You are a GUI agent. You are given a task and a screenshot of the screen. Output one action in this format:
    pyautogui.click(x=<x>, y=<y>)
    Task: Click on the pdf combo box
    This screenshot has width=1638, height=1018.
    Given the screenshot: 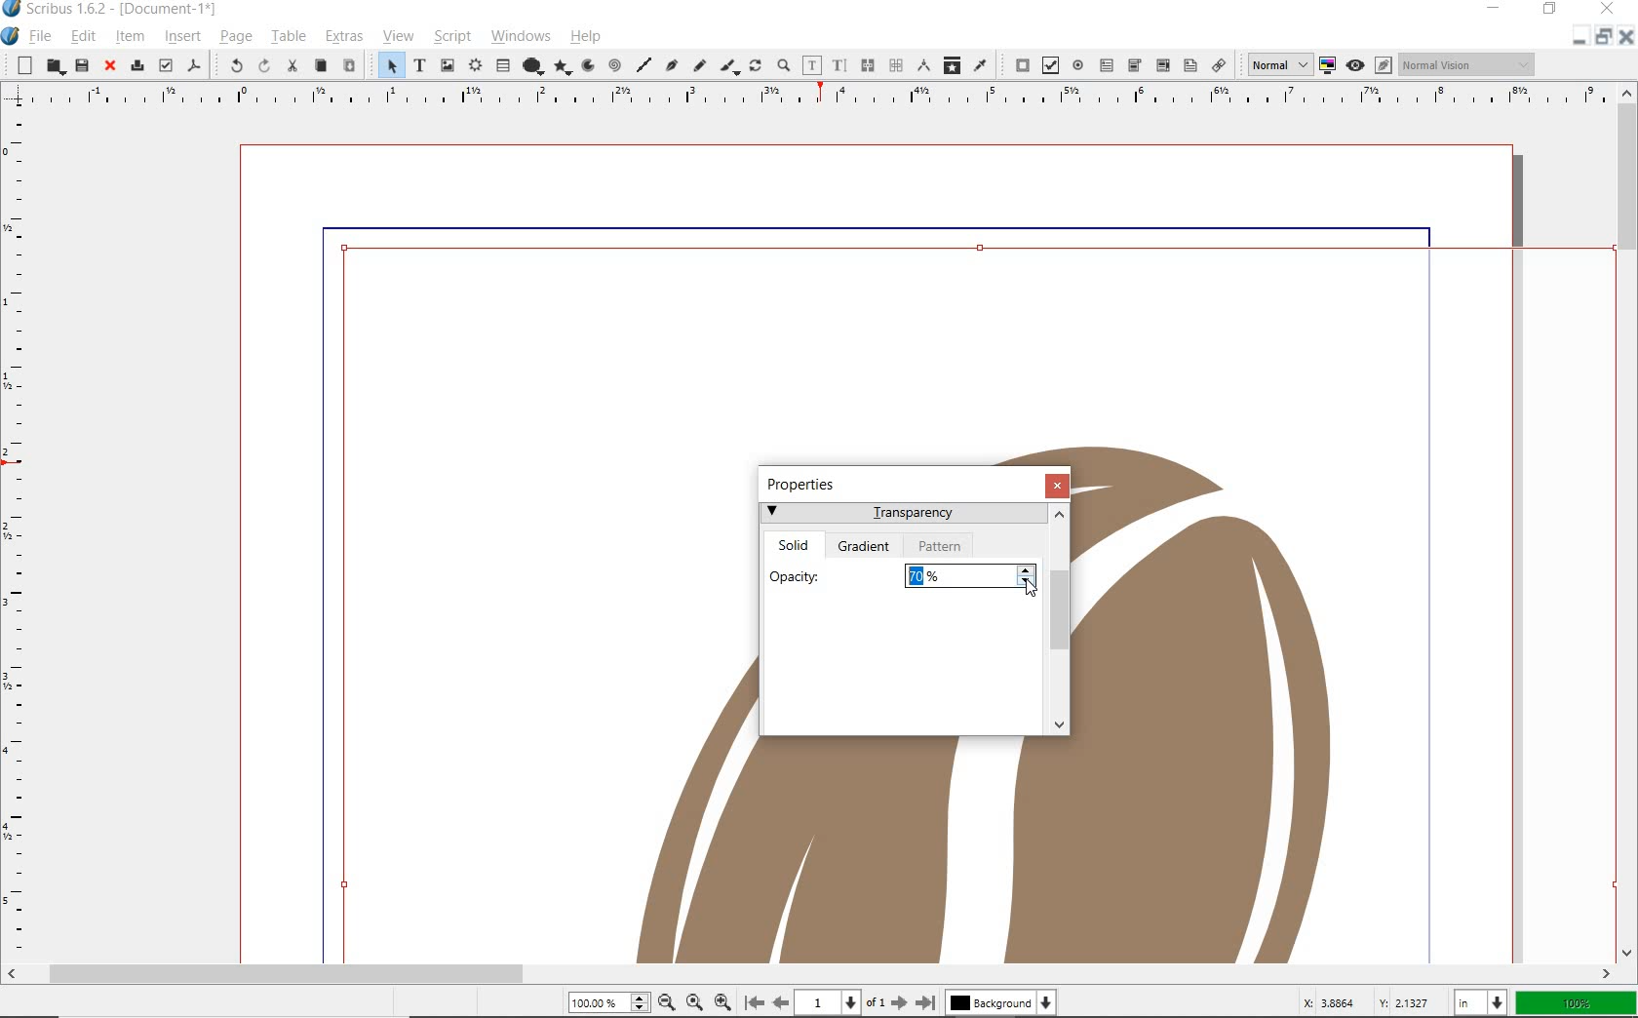 What is the action you would take?
    pyautogui.click(x=1161, y=64)
    